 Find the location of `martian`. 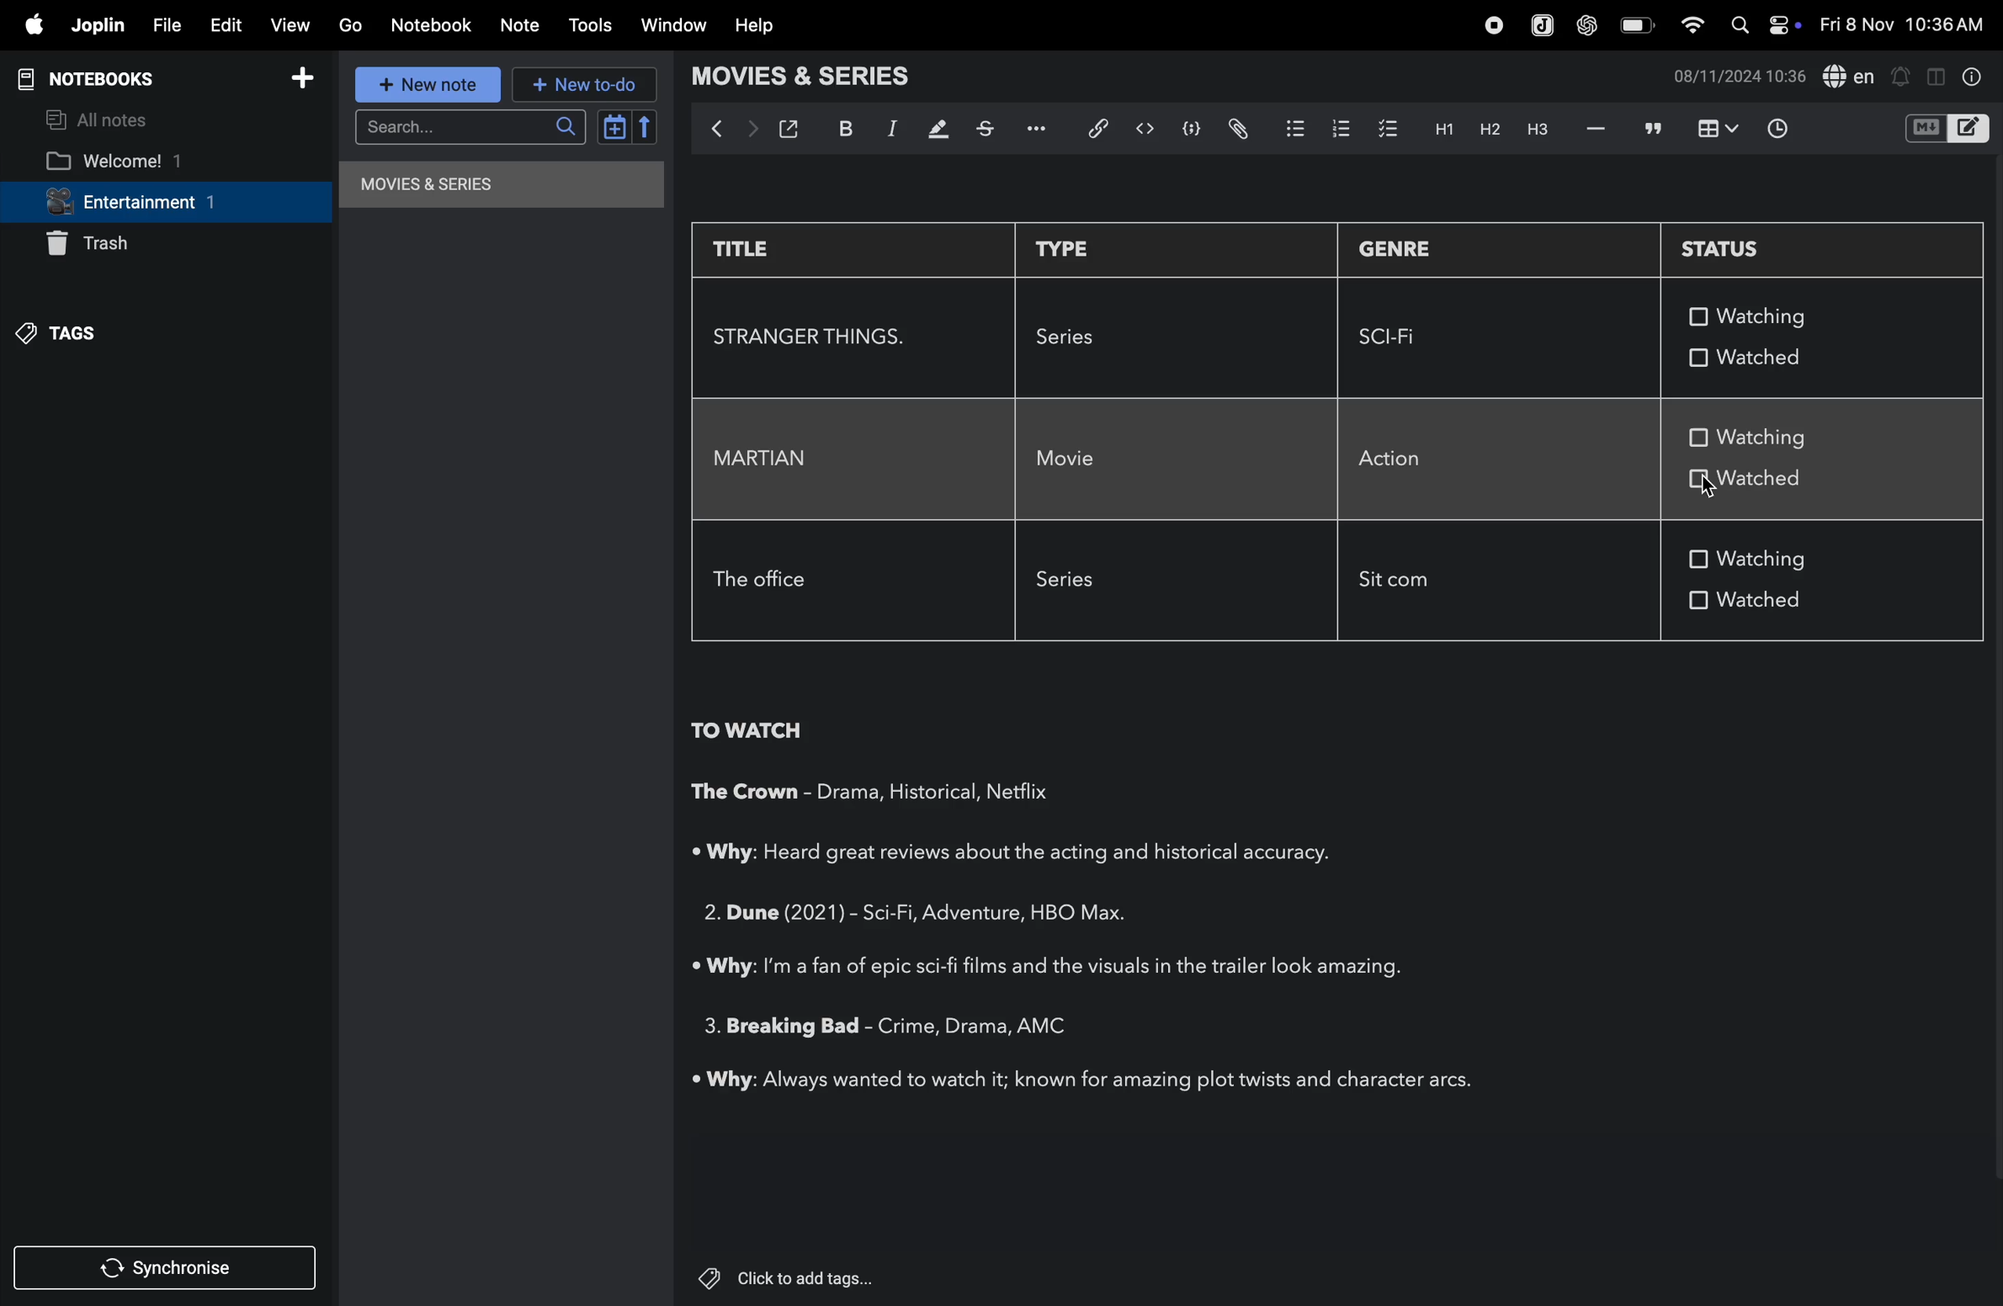

martian is located at coordinates (767, 459).